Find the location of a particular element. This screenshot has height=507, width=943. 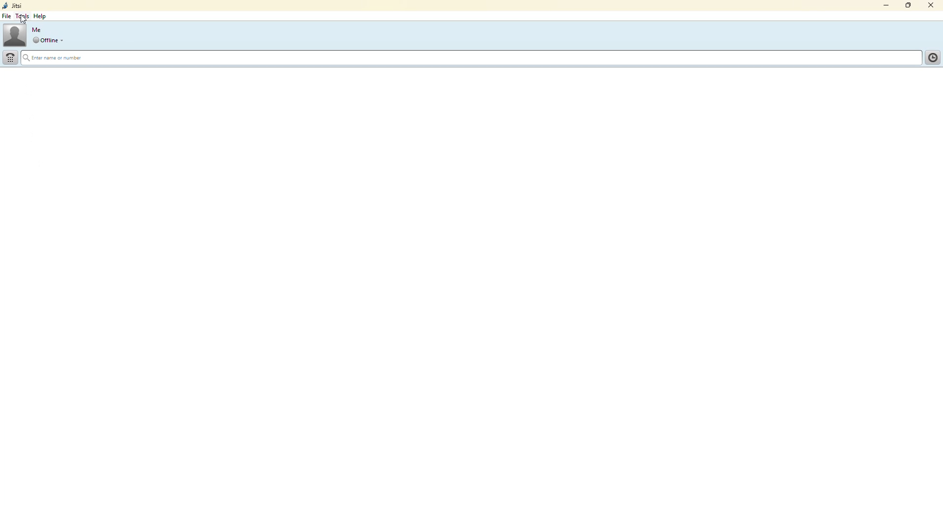

profile is located at coordinates (13, 35).